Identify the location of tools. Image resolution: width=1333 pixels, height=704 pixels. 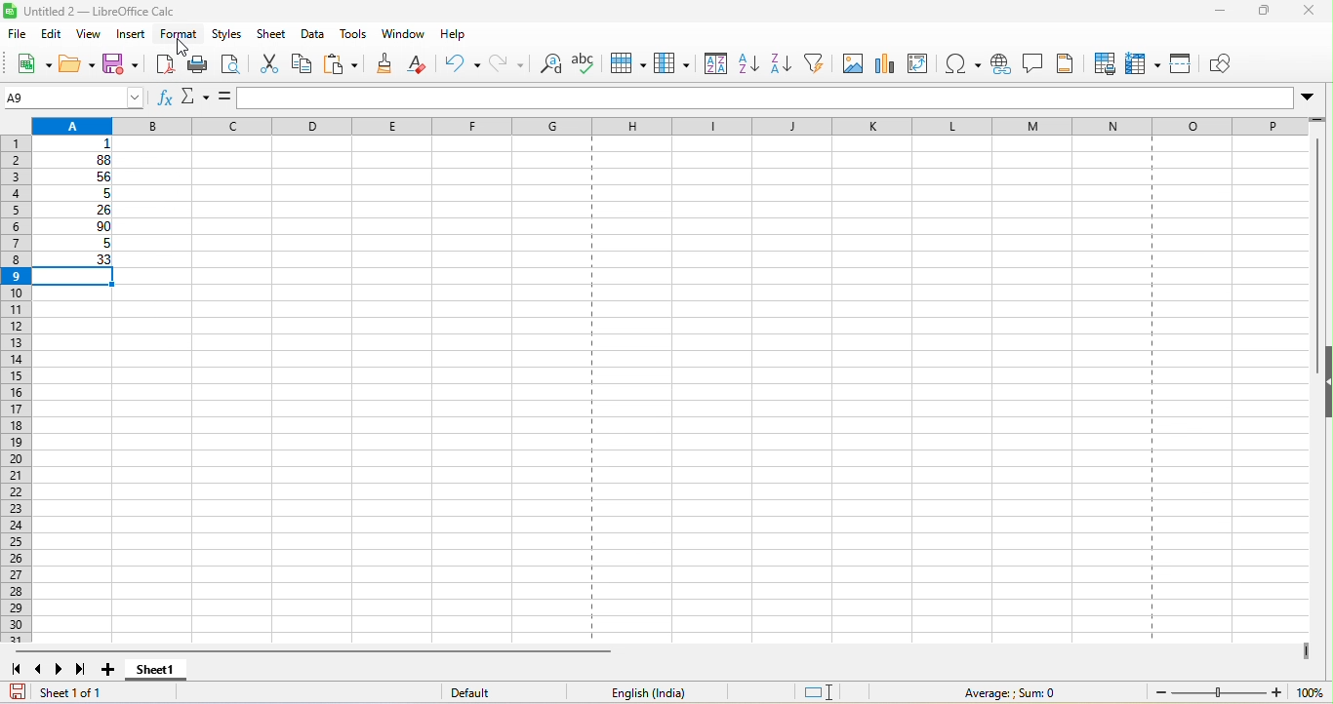
(354, 35).